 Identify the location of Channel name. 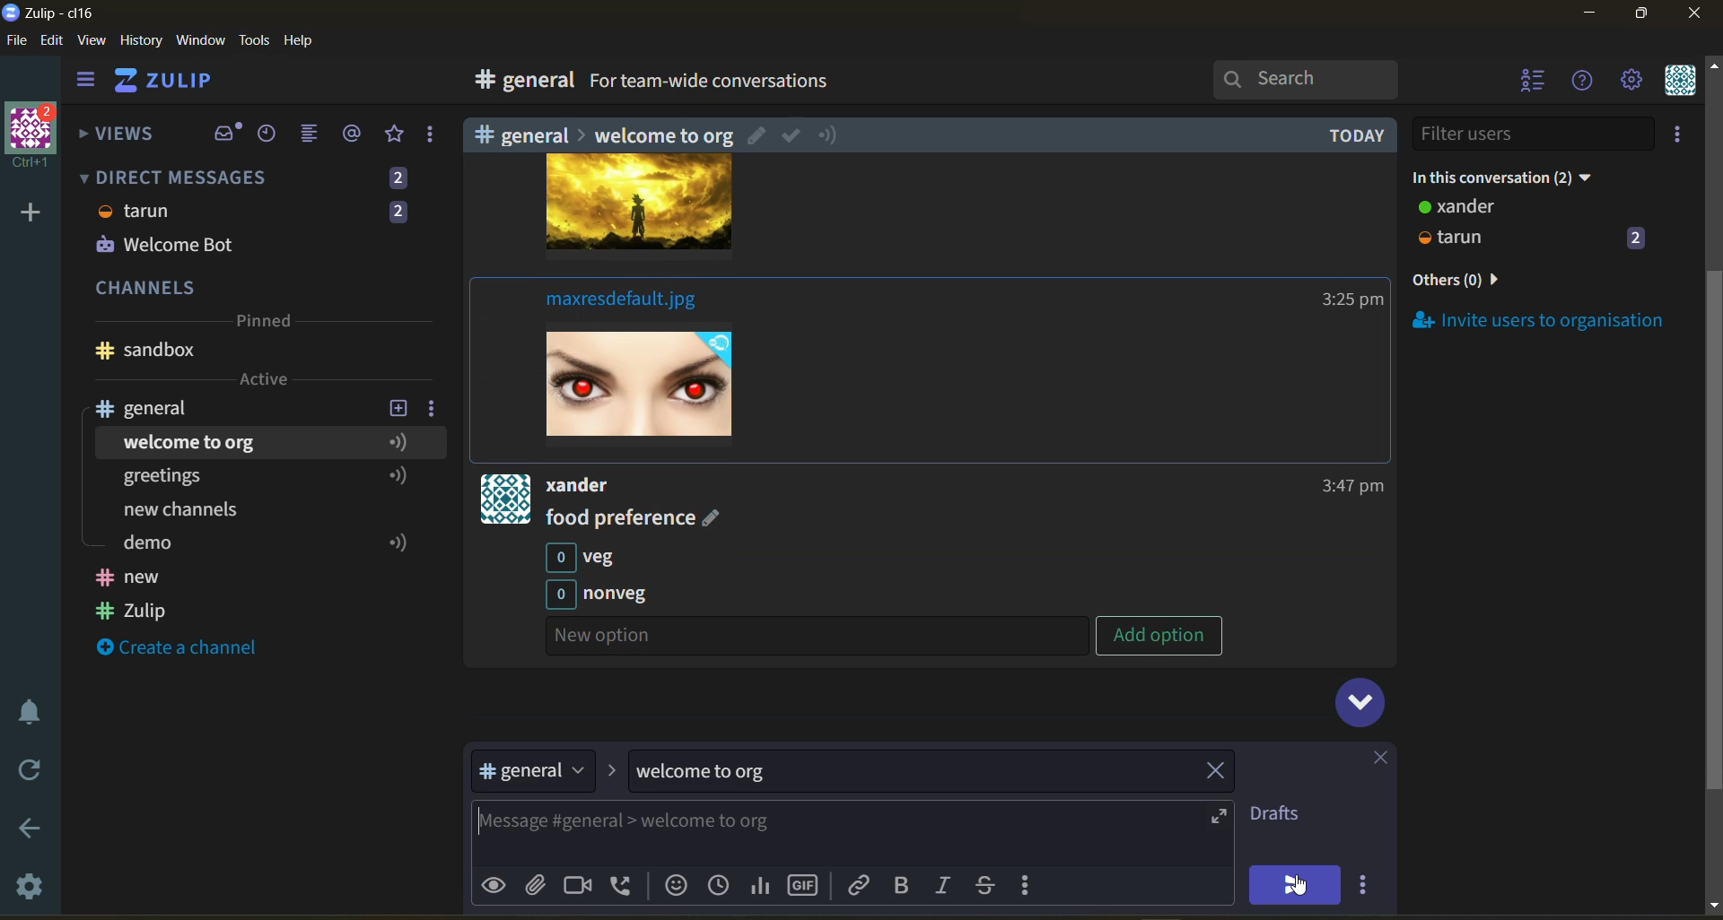
(145, 351).